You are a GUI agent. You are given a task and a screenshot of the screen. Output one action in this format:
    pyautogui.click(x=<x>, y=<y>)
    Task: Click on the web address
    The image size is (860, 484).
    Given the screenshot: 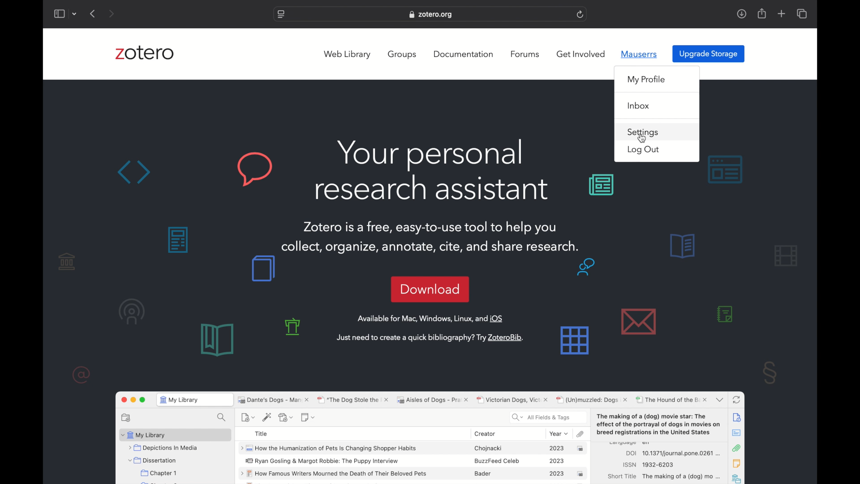 What is the action you would take?
    pyautogui.click(x=432, y=15)
    